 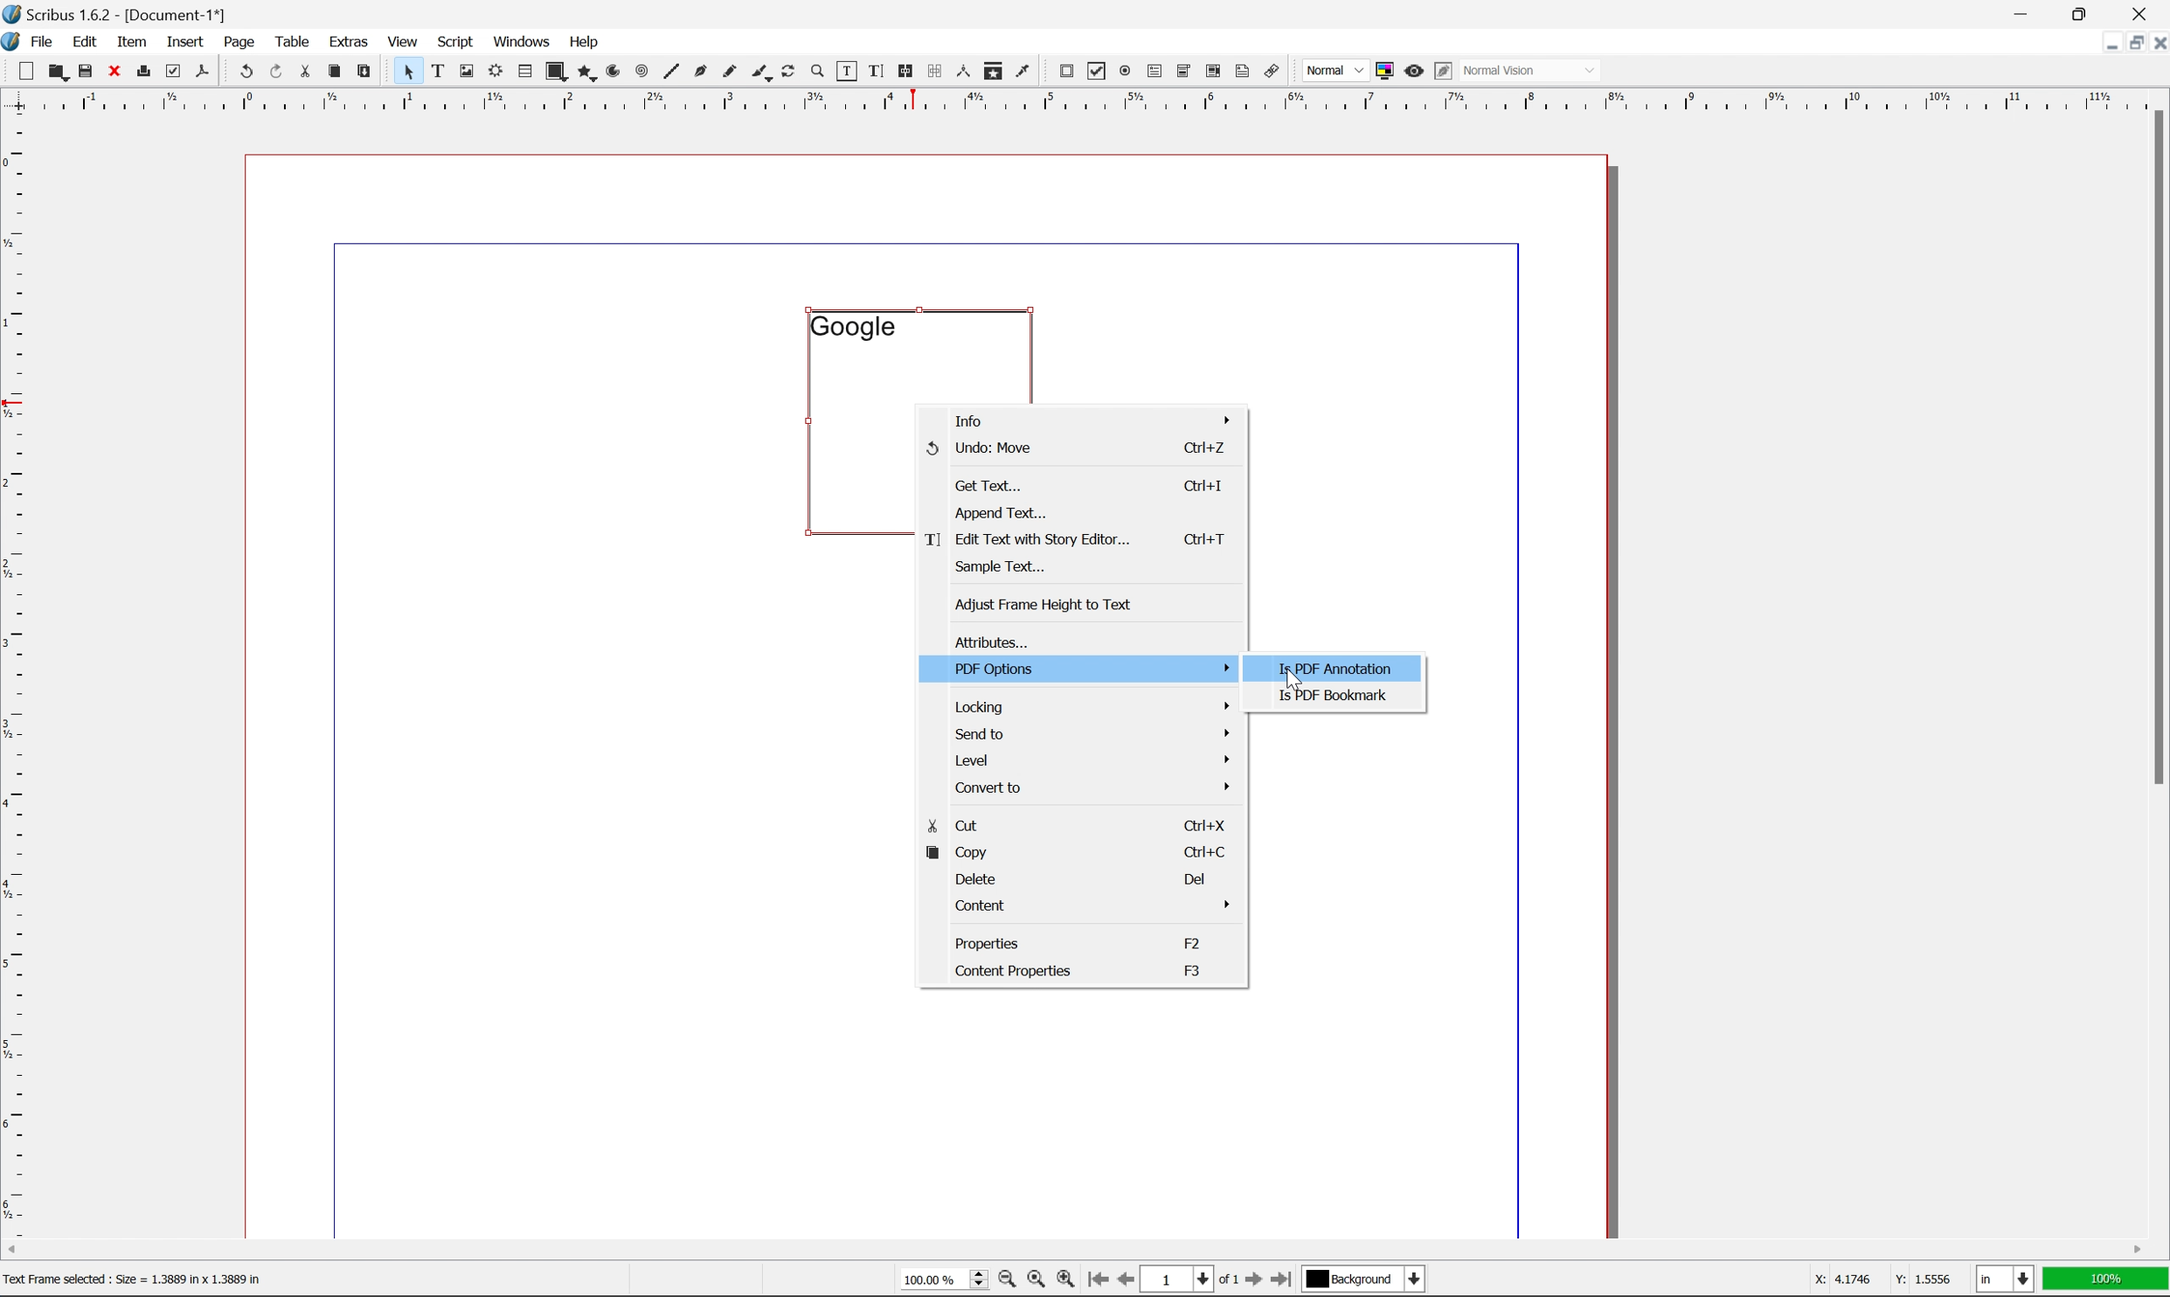 What do you see at coordinates (994, 71) in the screenshot?
I see `copy item properties` at bounding box center [994, 71].